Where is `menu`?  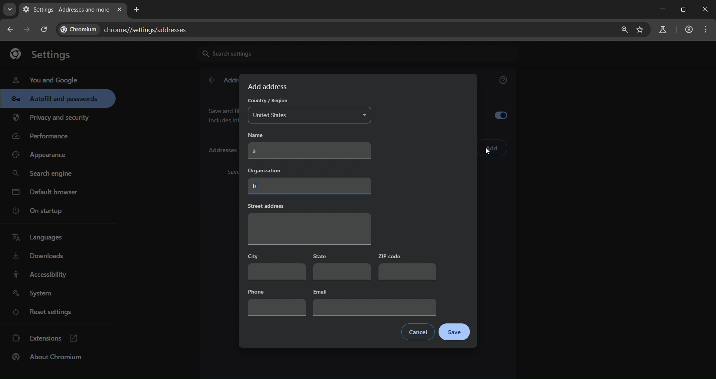 menu is located at coordinates (708, 29).